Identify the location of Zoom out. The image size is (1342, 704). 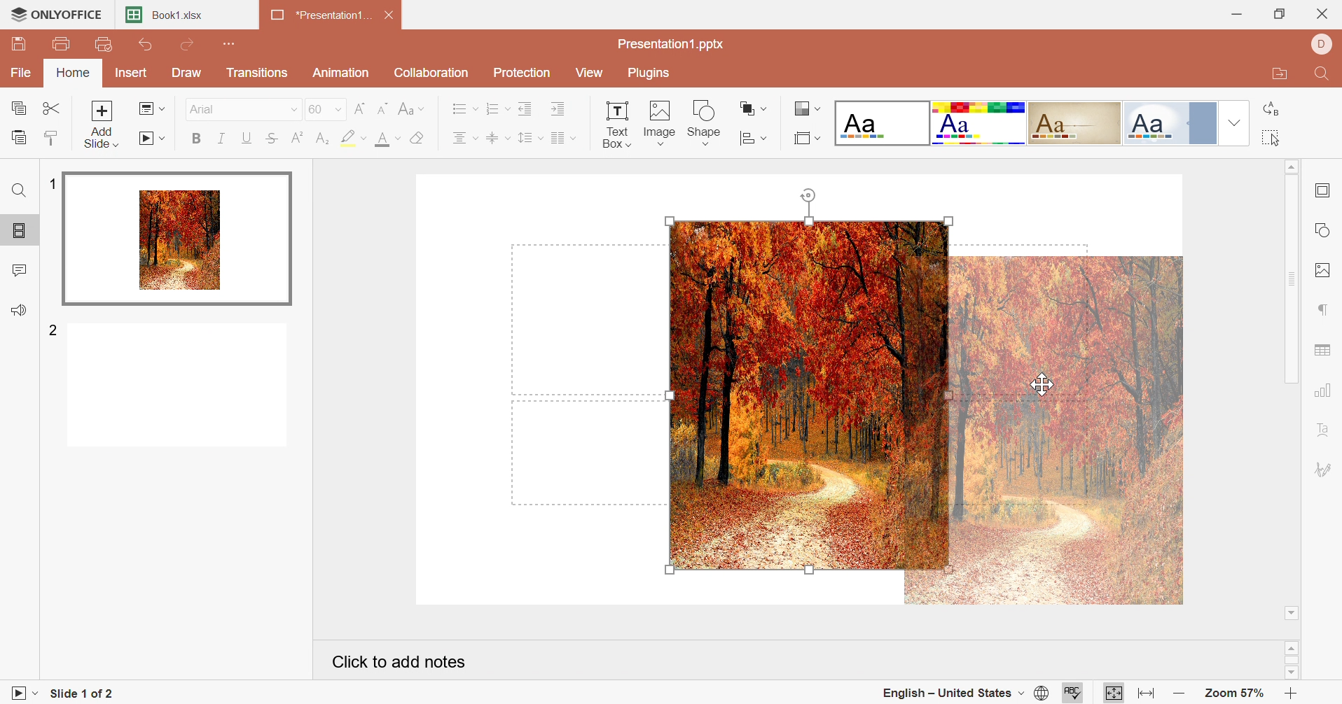
(1177, 694).